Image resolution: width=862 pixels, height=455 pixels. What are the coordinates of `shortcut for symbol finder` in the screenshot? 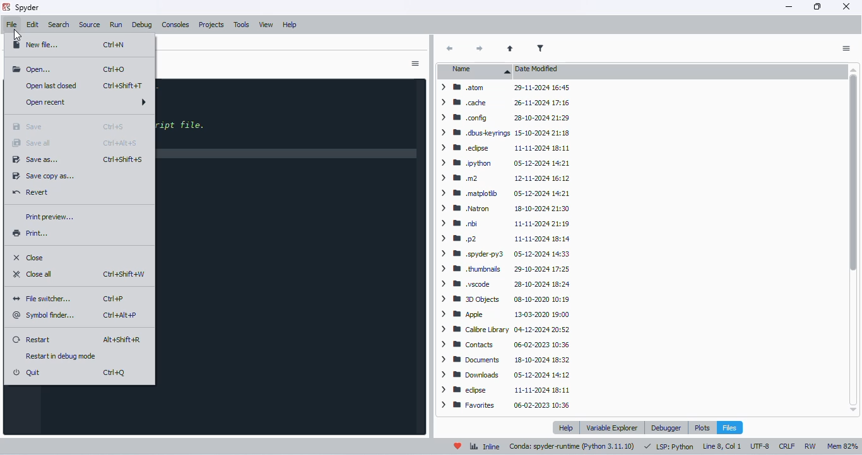 It's located at (121, 316).